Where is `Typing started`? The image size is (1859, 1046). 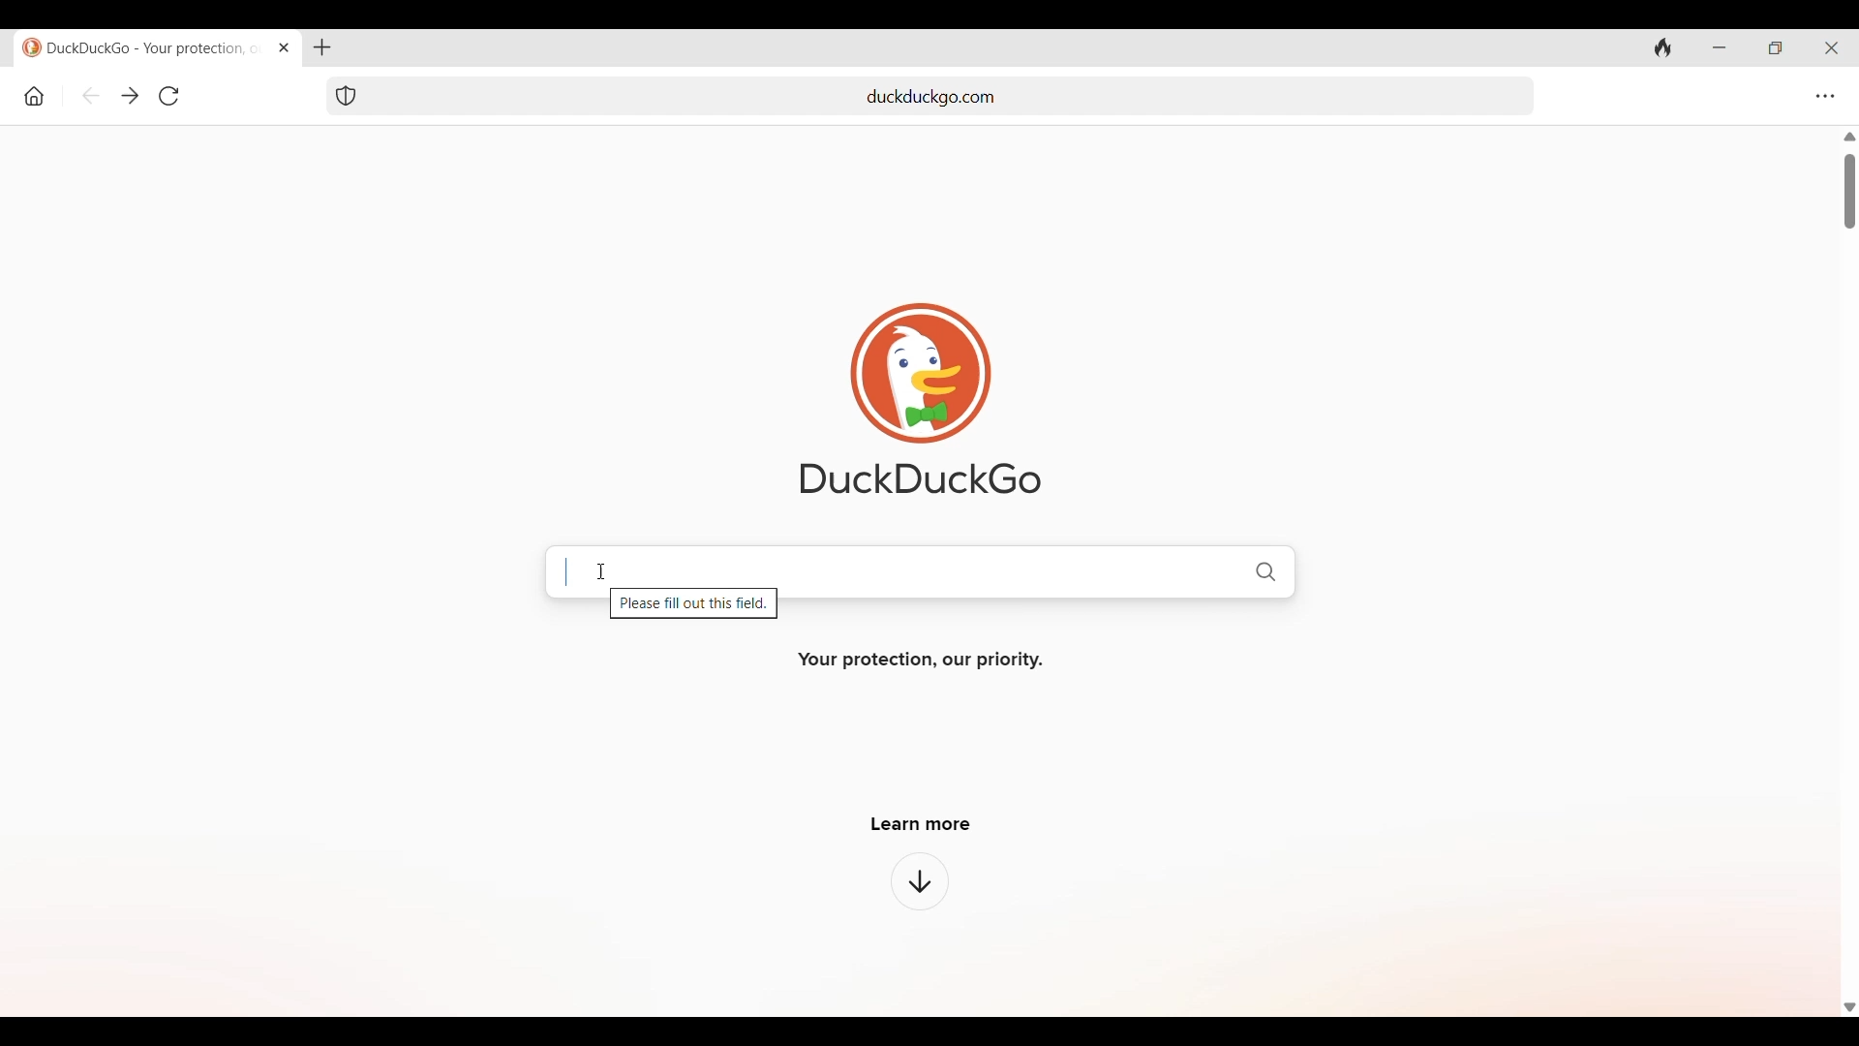 Typing started is located at coordinates (565, 570).